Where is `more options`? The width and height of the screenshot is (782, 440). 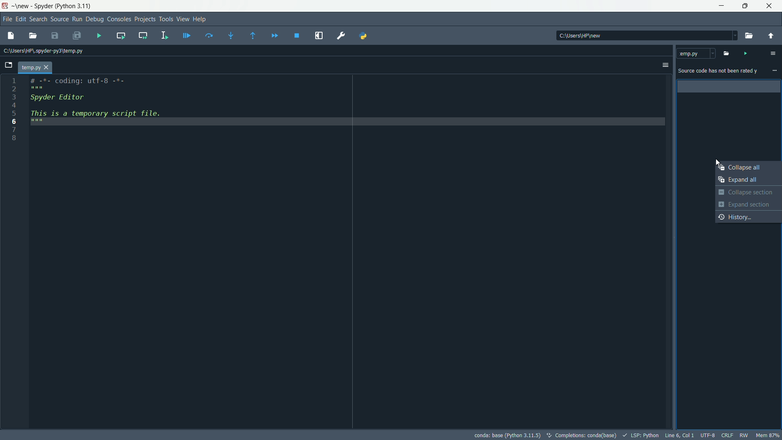 more options is located at coordinates (773, 53).